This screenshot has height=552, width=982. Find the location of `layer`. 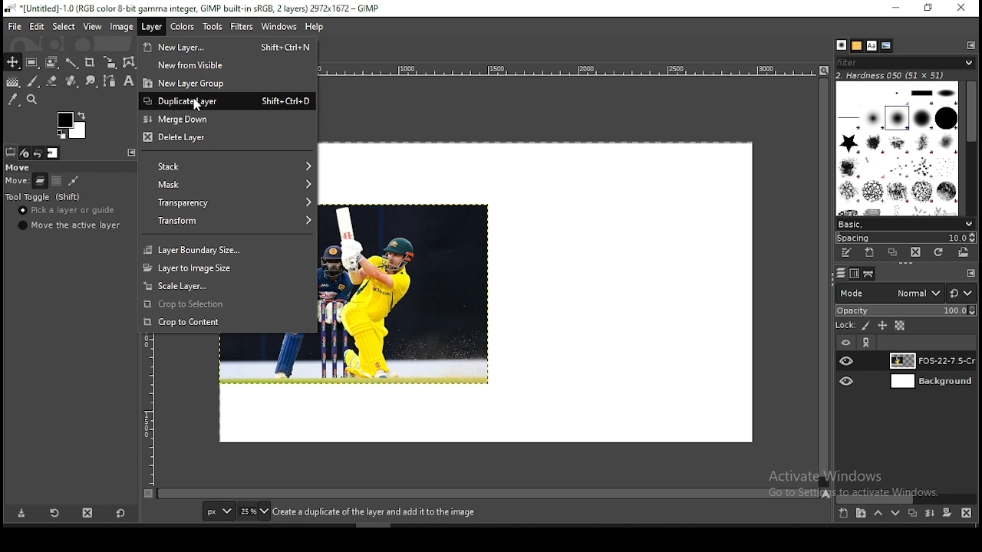

layer is located at coordinates (150, 28).